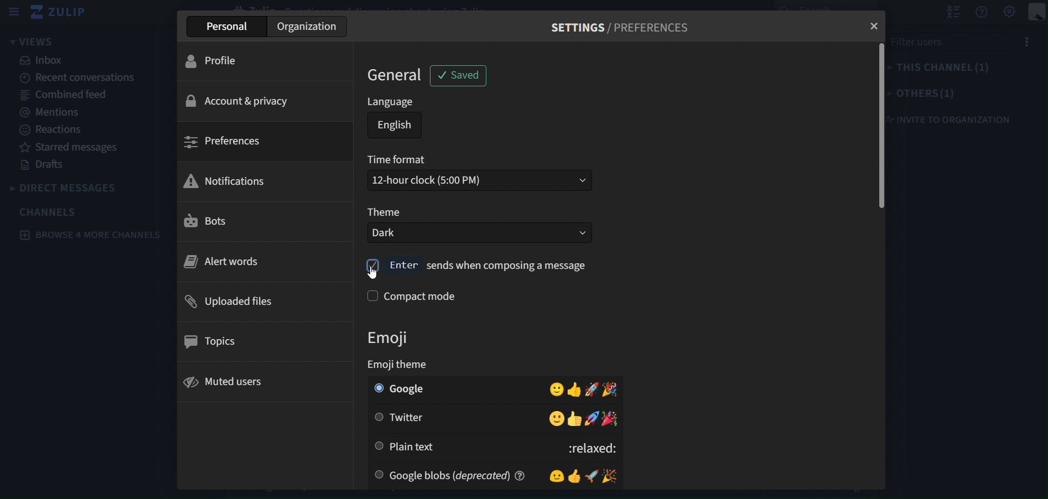 This screenshot has height=499, width=1048. Describe the element at coordinates (398, 363) in the screenshot. I see `Emoji theme` at that location.